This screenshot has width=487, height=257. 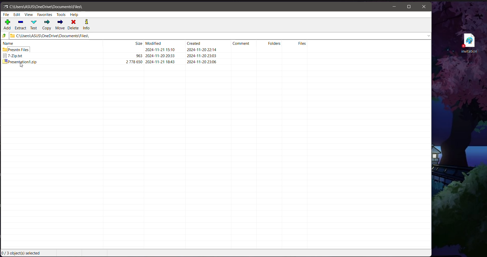 What do you see at coordinates (75, 15) in the screenshot?
I see `Help` at bounding box center [75, 15].